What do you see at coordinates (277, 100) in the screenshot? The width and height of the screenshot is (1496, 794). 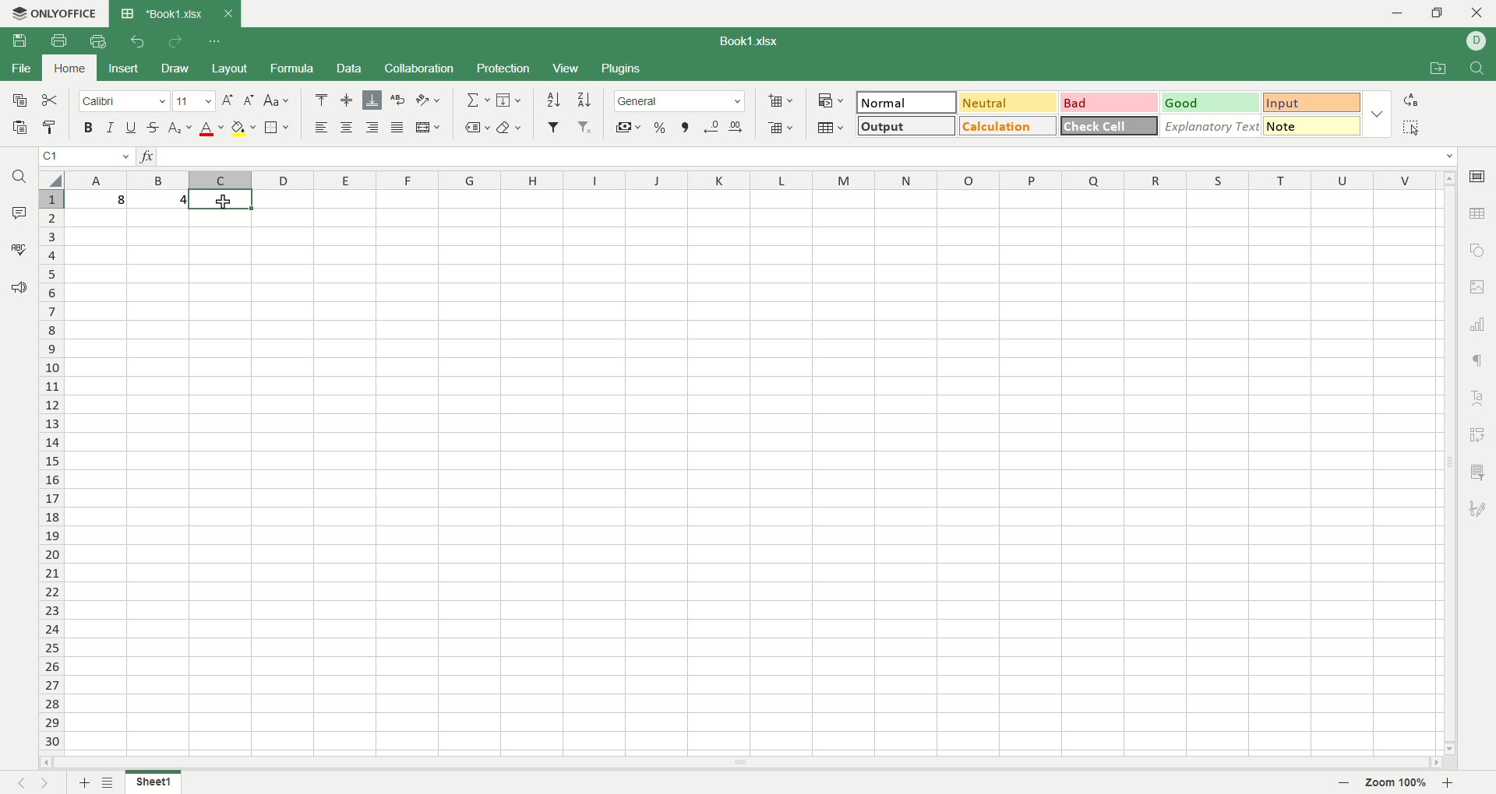 I see `change case` at bounding box center [277, 100].